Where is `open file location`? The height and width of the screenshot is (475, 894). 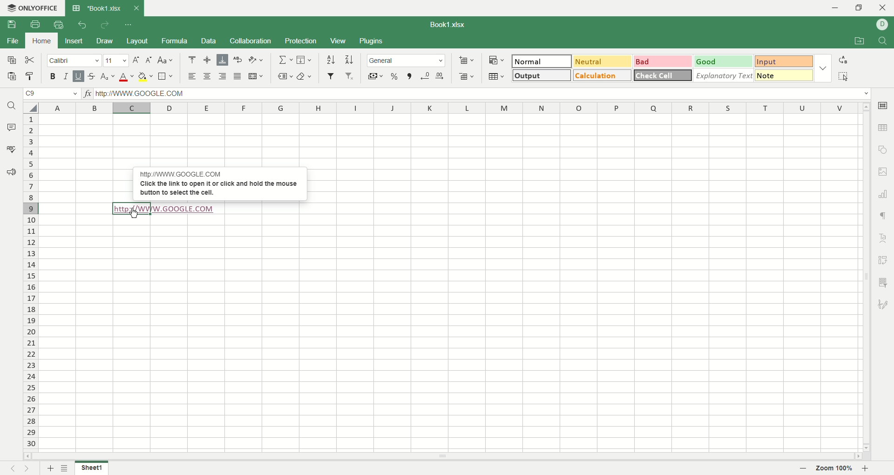
open file location is located at coordinates (857, 42).